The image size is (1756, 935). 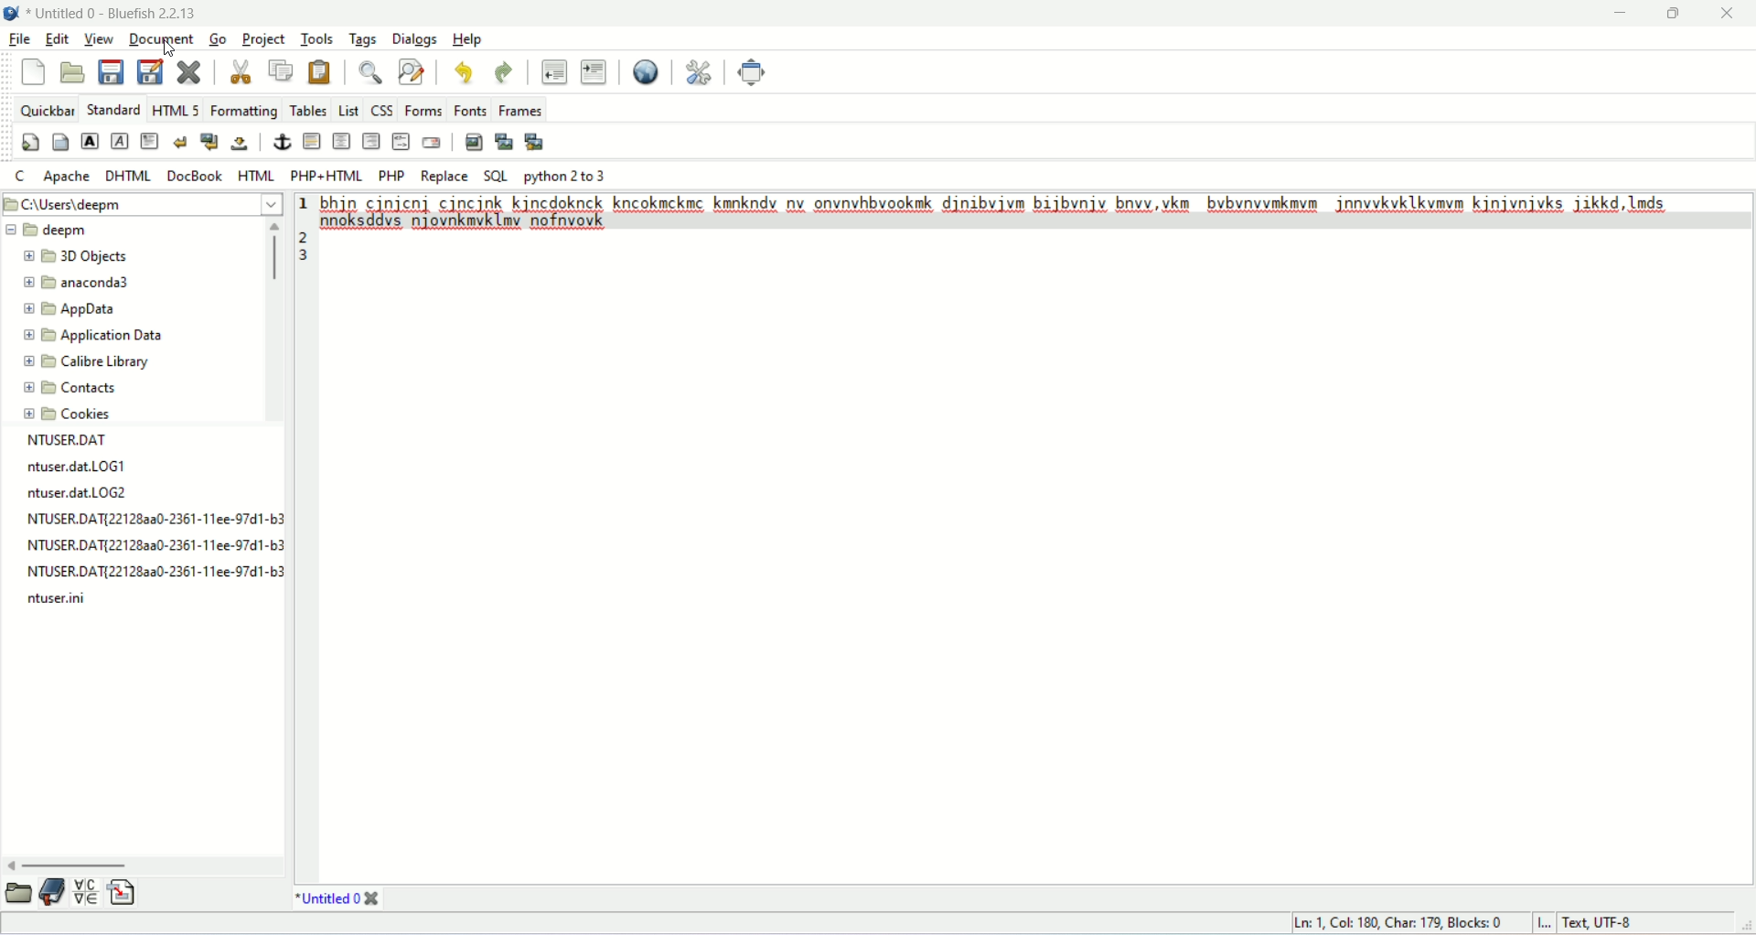 What do you see at coordinates (594, 70) in the screenshot?
I see `indent` at bounding box center [594, 70].